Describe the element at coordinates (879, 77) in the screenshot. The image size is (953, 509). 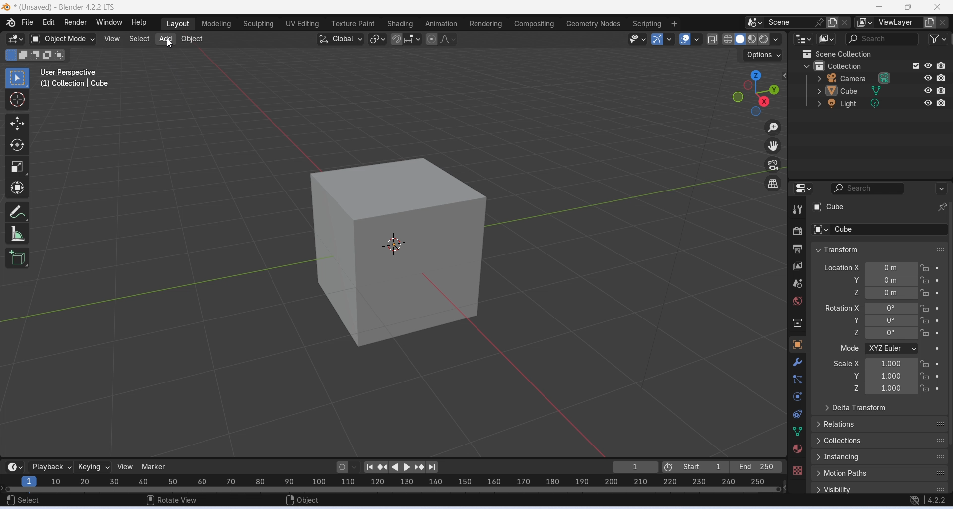
I see `Camera layer` at that location.